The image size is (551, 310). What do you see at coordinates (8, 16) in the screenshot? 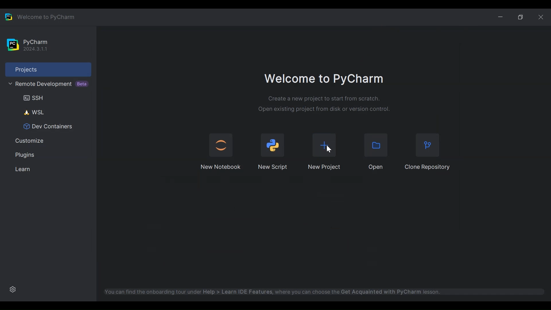
I see `PyCharm Desktop Icon` at bounding box center [8, 16].